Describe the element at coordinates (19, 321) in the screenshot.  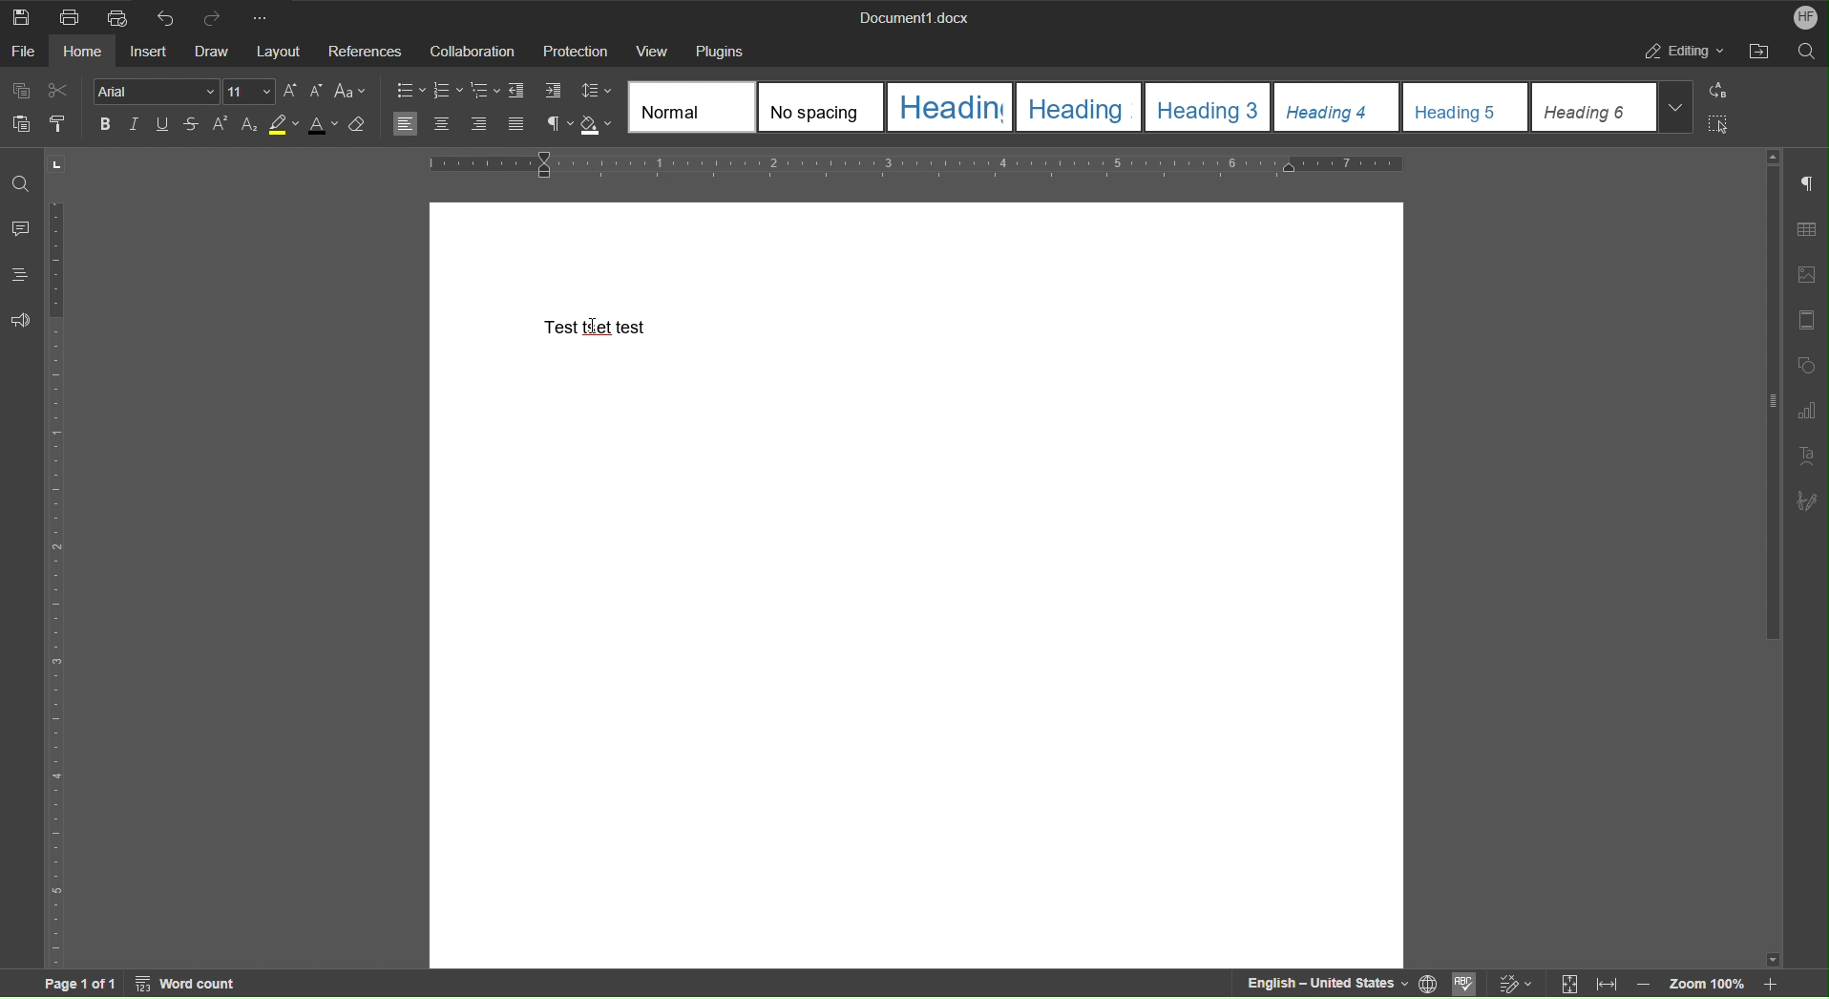
I see `Feedback and Support` at that location.